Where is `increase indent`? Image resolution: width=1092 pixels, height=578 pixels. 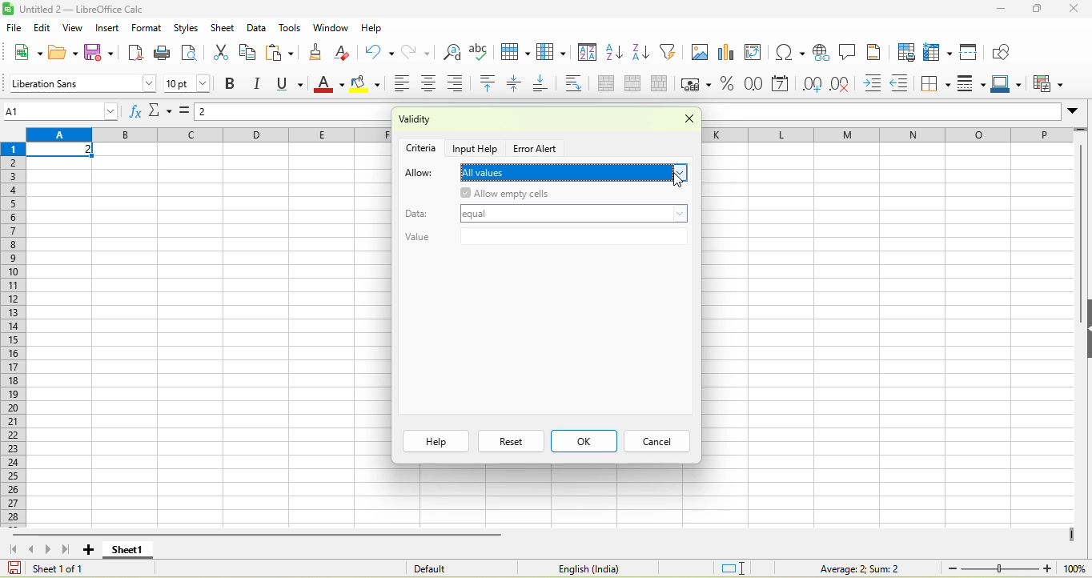 increase indent is located at coordinates (876, 84).